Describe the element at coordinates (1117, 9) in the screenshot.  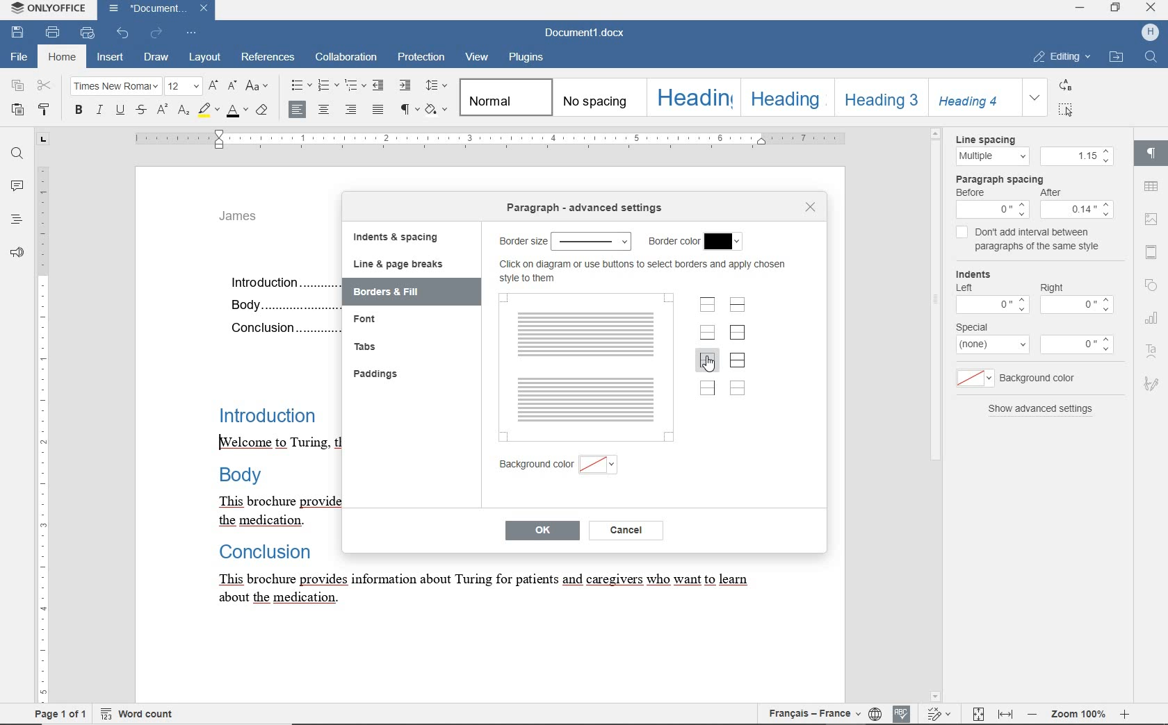
I see `restore down` at that location.